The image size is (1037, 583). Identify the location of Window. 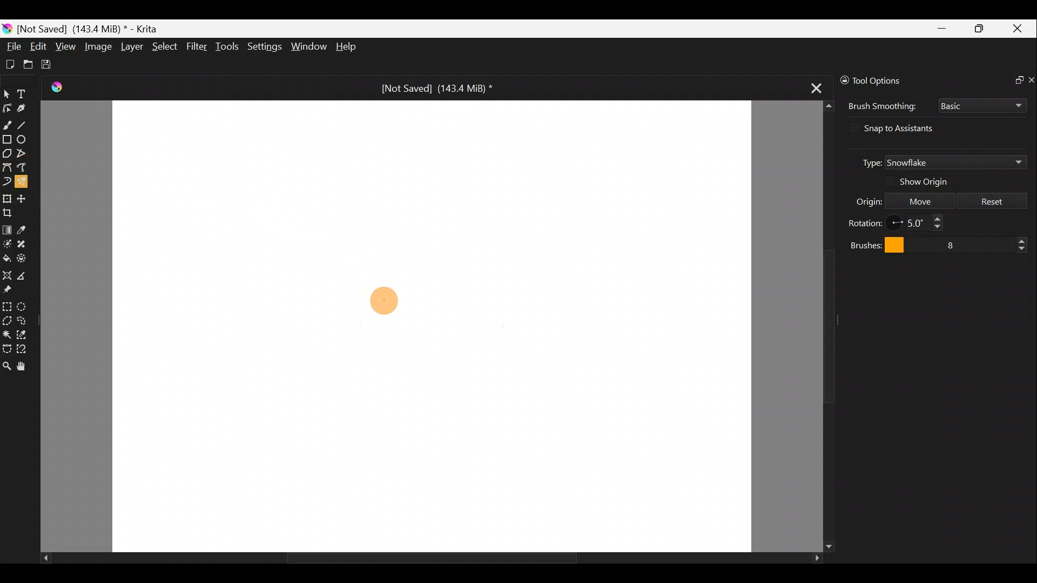
(308, 47).